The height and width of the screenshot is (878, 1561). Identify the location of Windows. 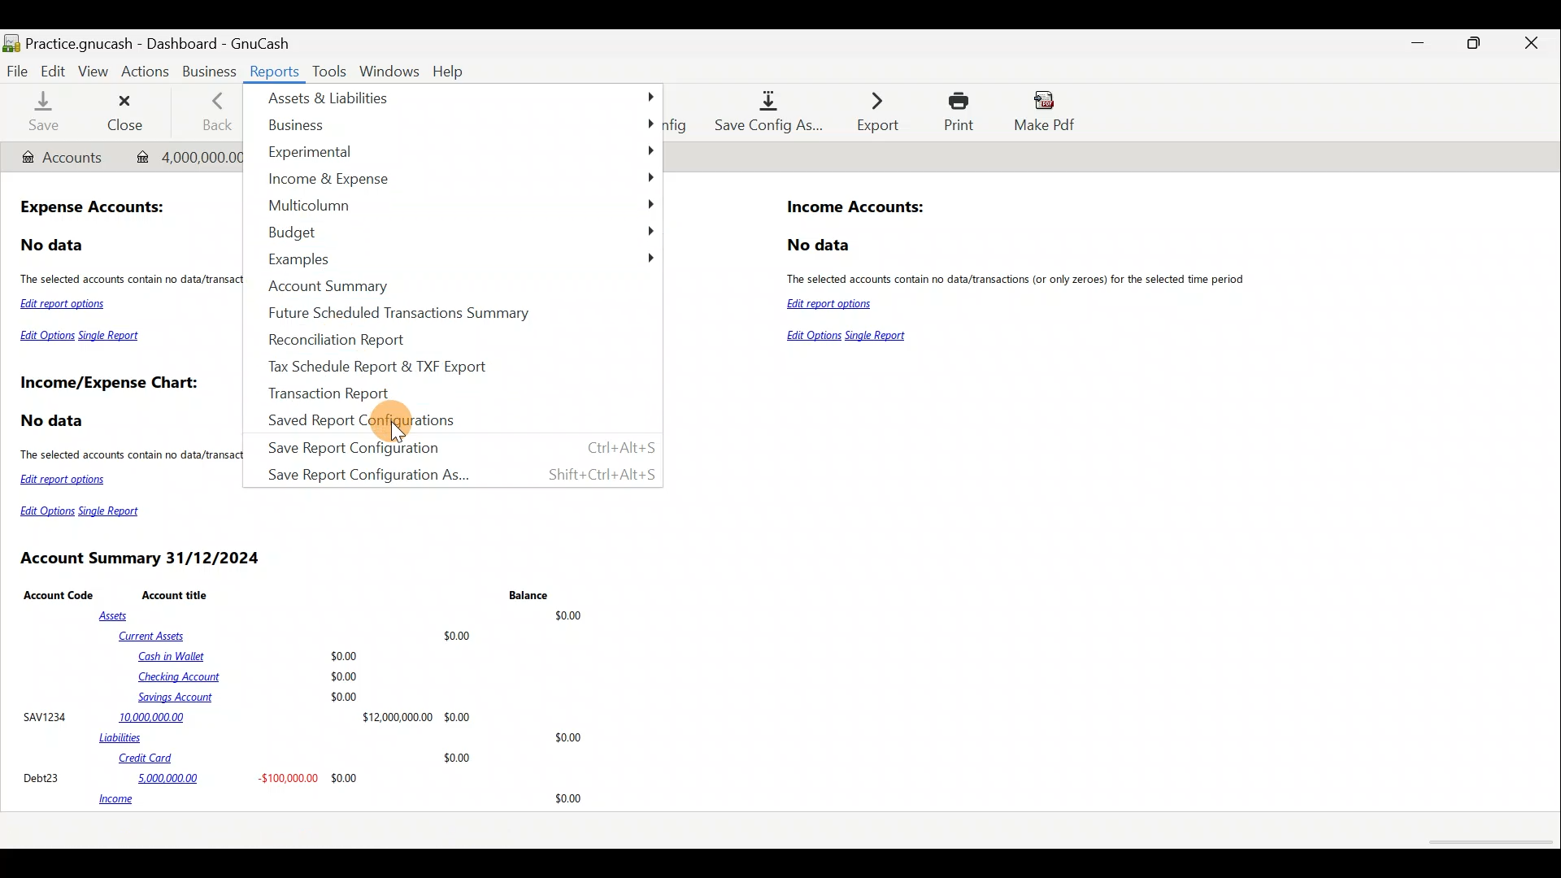
(389, 71).